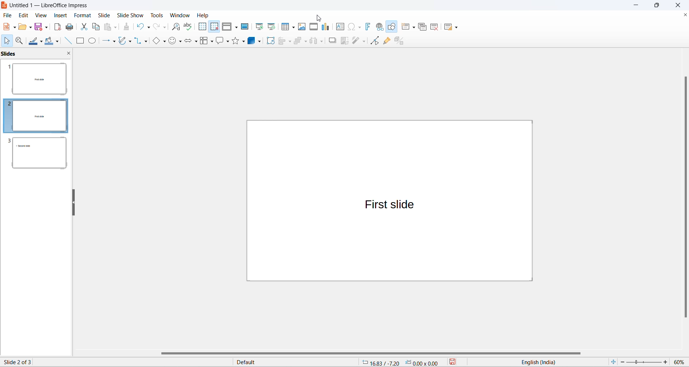 The width and height of the screenshot is (689, 367). Describe the element at coordinates (57, 41) in the screenshot. I see `fill color options` at that location.